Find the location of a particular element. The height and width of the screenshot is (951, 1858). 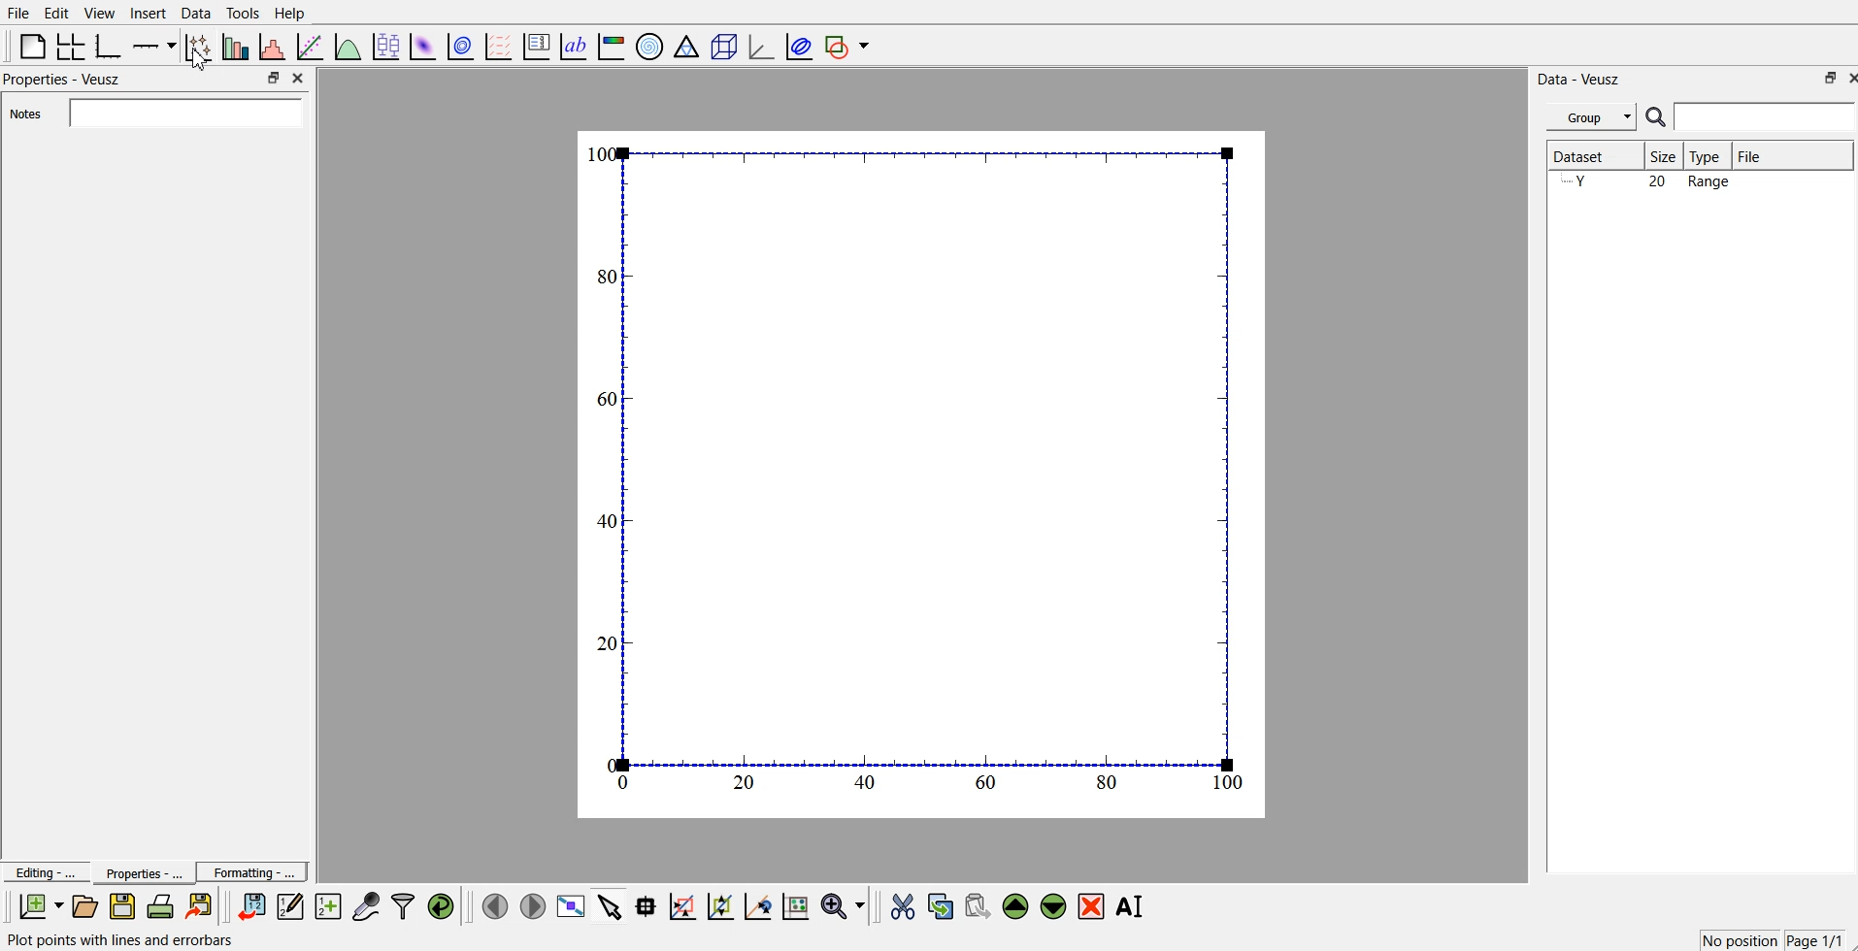

Edit and enter new dataset is located at coordinates (287, 906).